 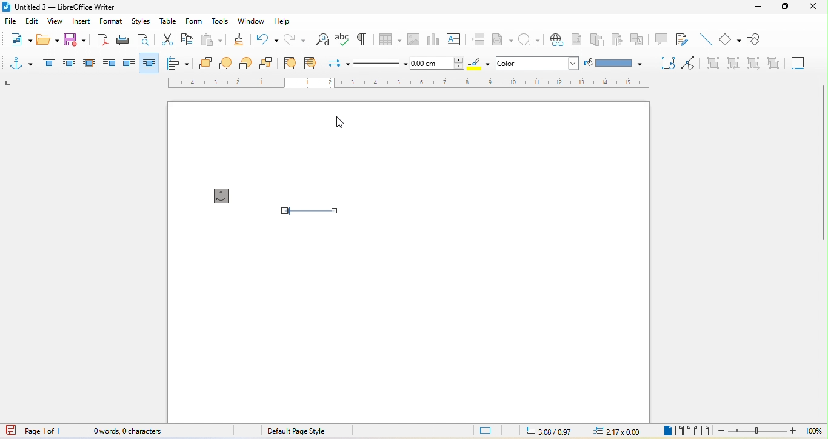 What do you see at coordinates (692, 62) in the screenshot?
I see `toggle point edit mode` at bounding box center [692, 62].